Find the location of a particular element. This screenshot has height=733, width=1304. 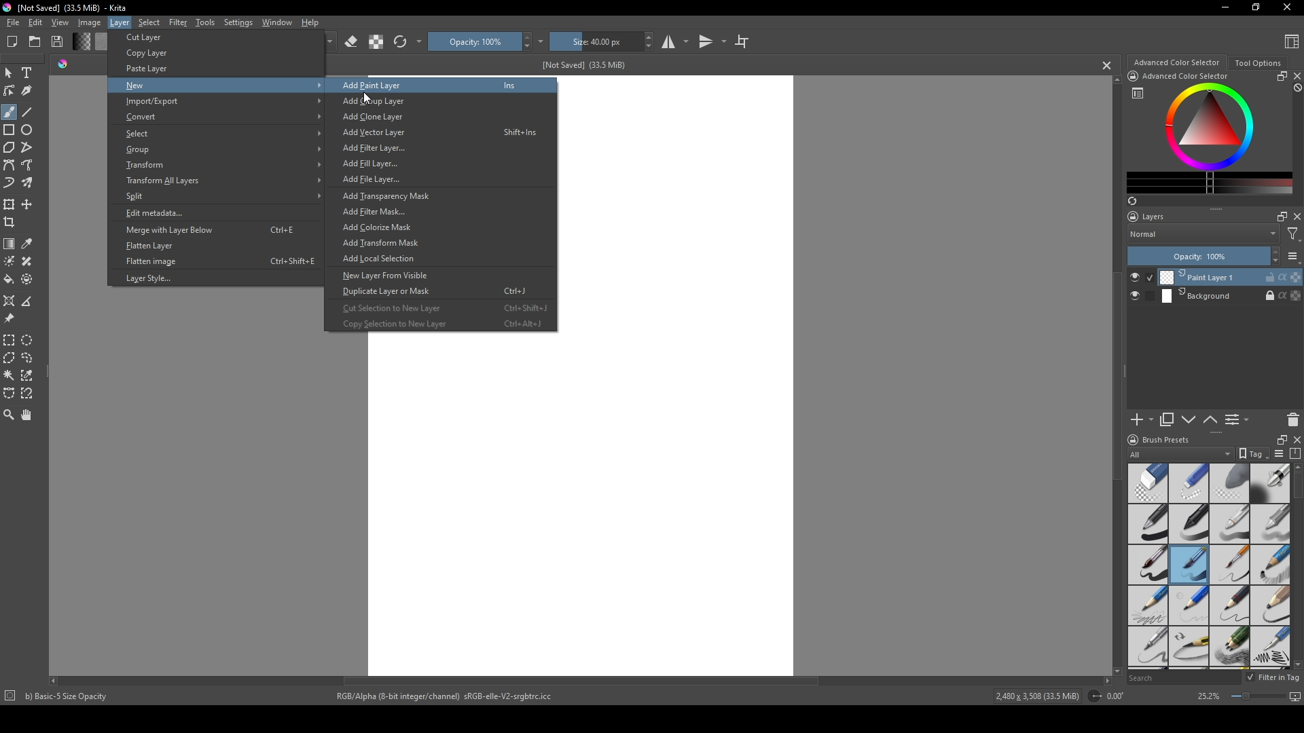

close is located at coordinates (1296, 217).